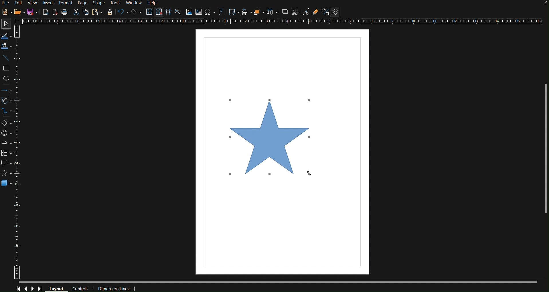 The width and height of the screenshot is (549, 292). Describe the element at coordinates (271, 13) in the screenshot. I see `Distribute Objects` at that location.